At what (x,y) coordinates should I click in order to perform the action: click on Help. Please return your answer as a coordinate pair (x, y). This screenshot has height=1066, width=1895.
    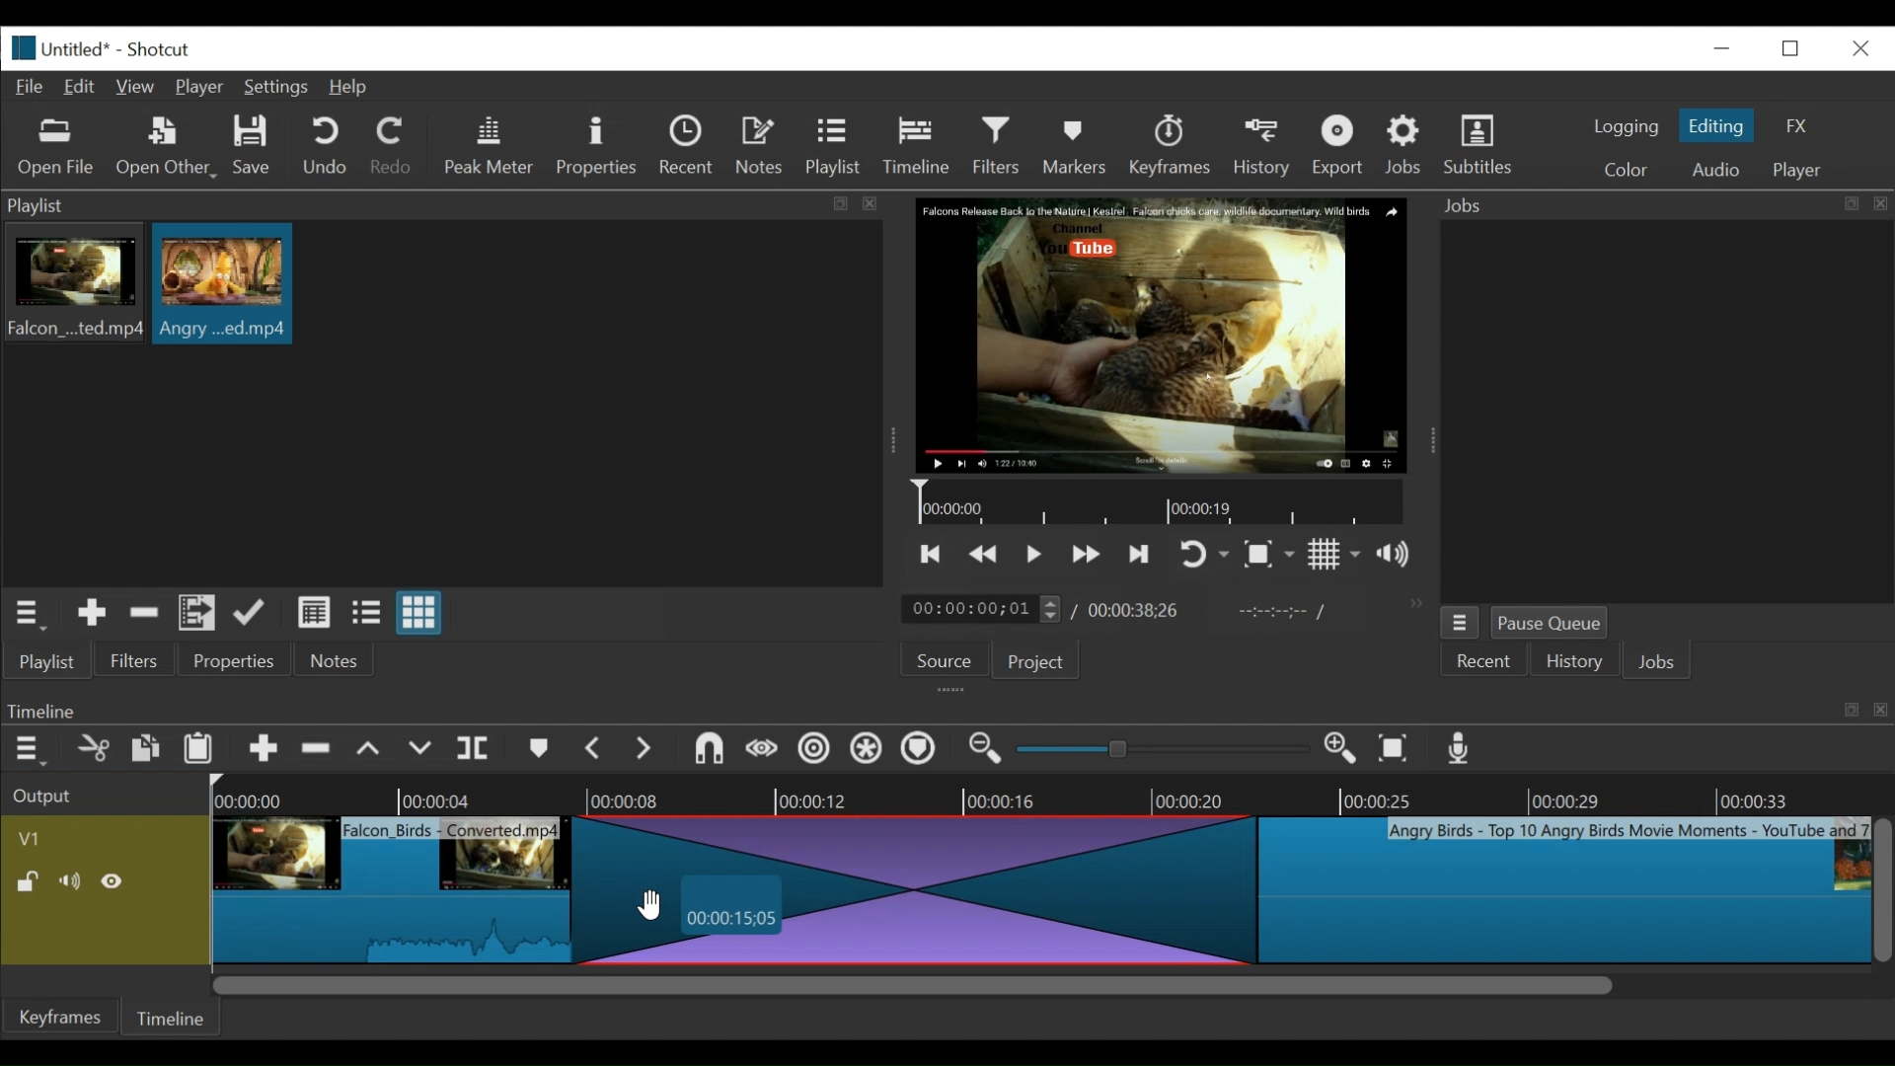
    Looking at the image, I should click on (348, 88).